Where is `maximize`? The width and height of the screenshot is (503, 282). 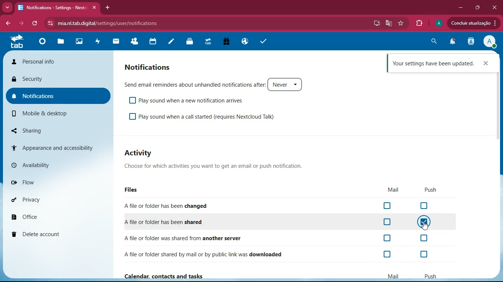 maximize is located at coordinates (477, 8).